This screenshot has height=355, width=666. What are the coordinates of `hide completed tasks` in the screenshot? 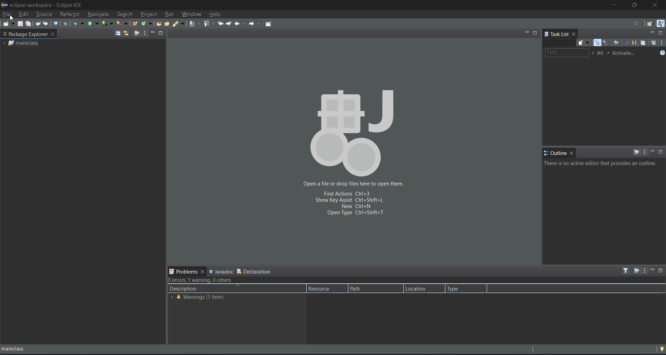 It's located at (626, 42).